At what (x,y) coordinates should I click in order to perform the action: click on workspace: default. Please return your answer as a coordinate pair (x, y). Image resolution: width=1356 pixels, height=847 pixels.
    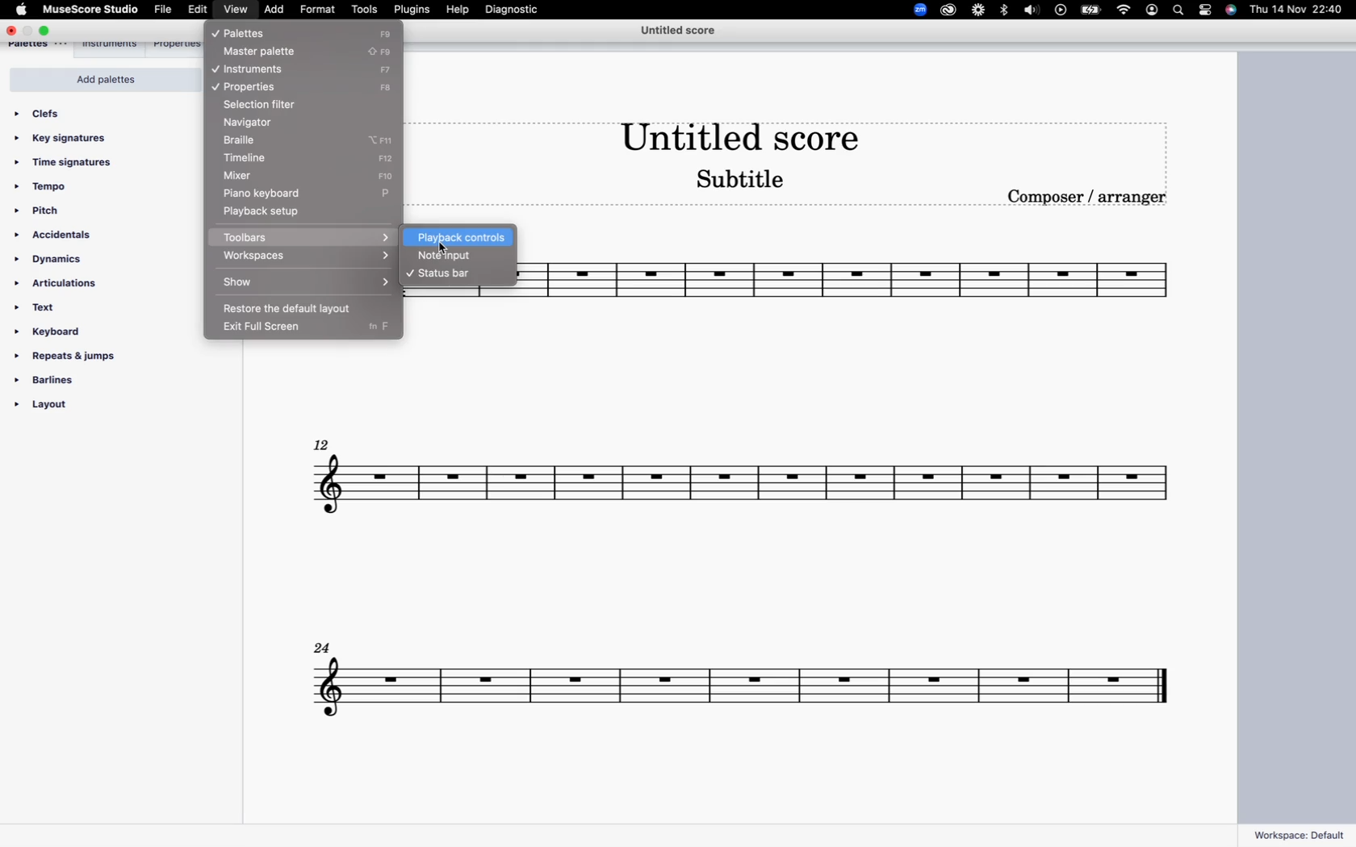
    Looking at the image, I should click on (1299, 831).